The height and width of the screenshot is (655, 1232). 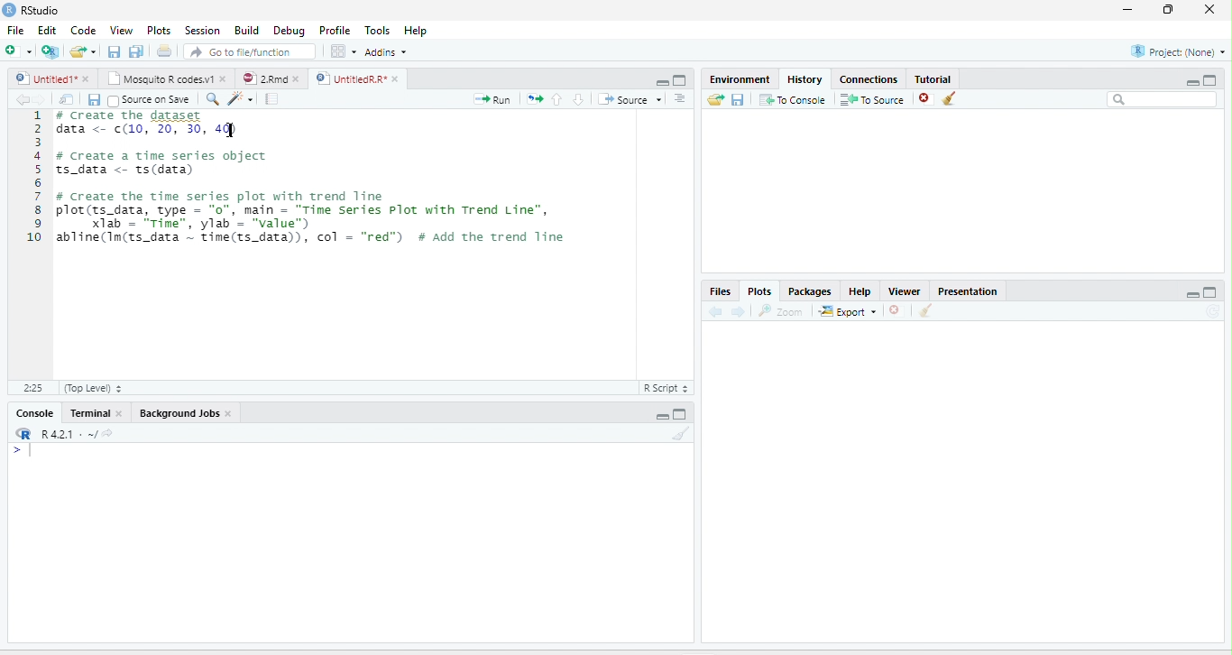 What do you see at coordinates (94, 51) in the screenshot?
I see `Open recent files` at bounding box center [94, 51].